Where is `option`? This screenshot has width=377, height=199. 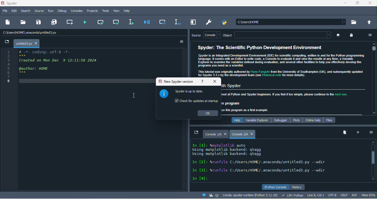
option is located at coordinates (180, 42).